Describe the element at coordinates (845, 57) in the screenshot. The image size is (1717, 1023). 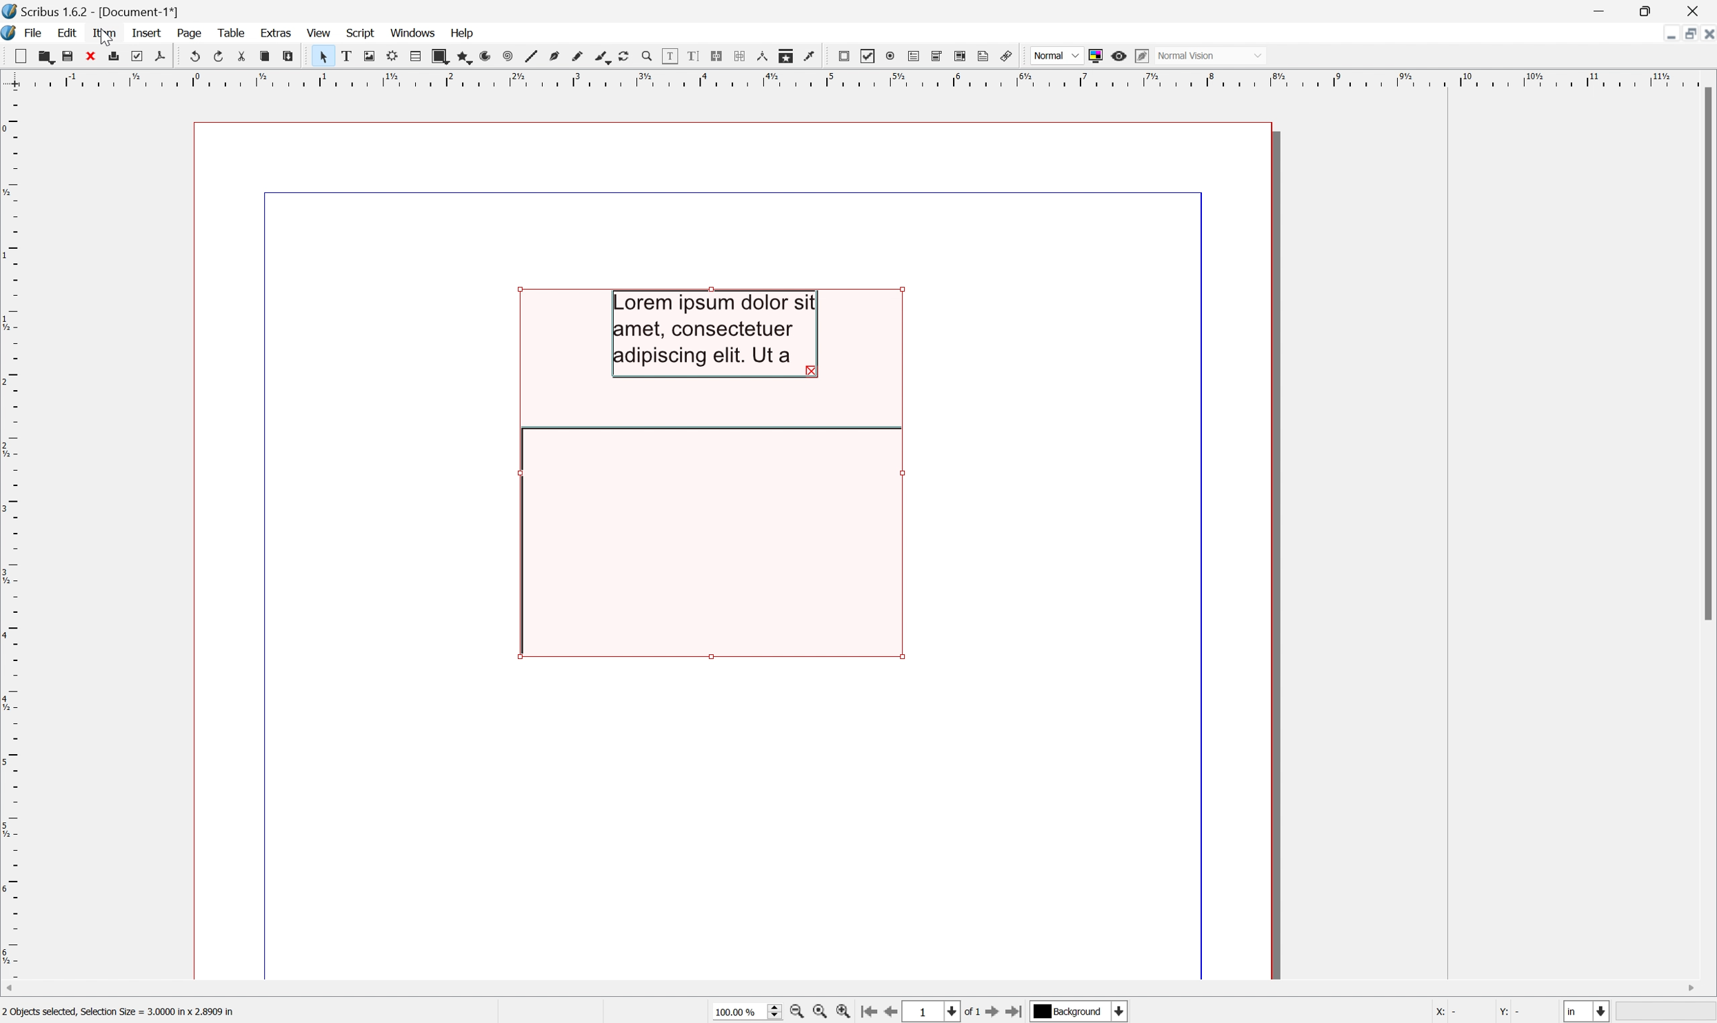
I see `PDF push button` at that location.